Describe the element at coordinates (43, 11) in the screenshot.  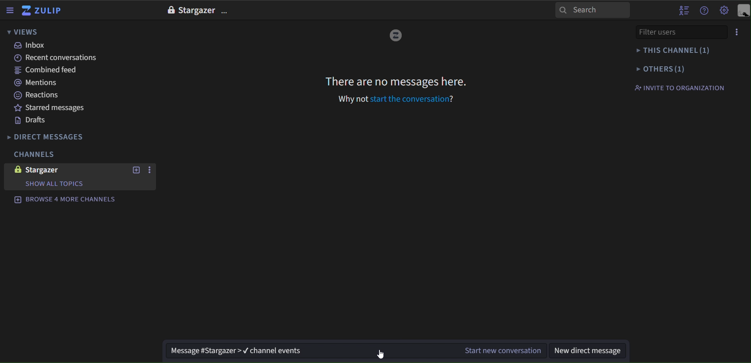
I see `zulip` at that location.